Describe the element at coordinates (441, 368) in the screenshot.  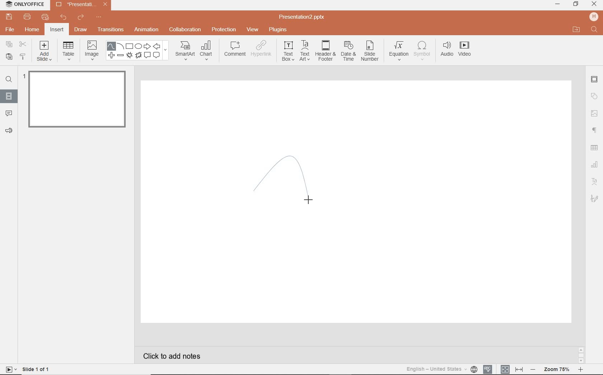
I see `TEXT LANGUAGE` at that location.